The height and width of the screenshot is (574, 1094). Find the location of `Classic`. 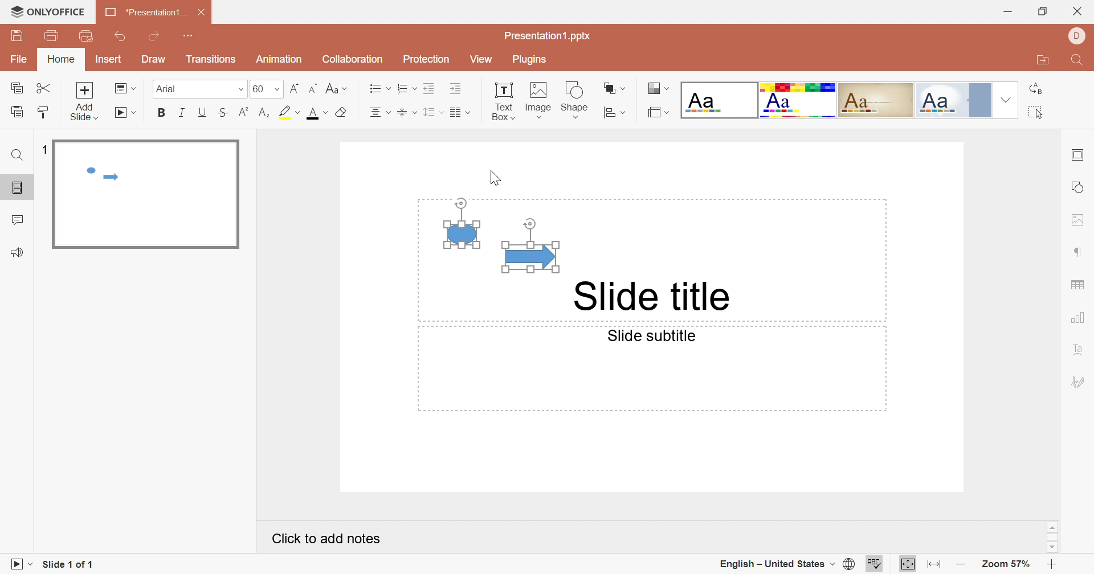

Classic is located at coordinates (876, 102).